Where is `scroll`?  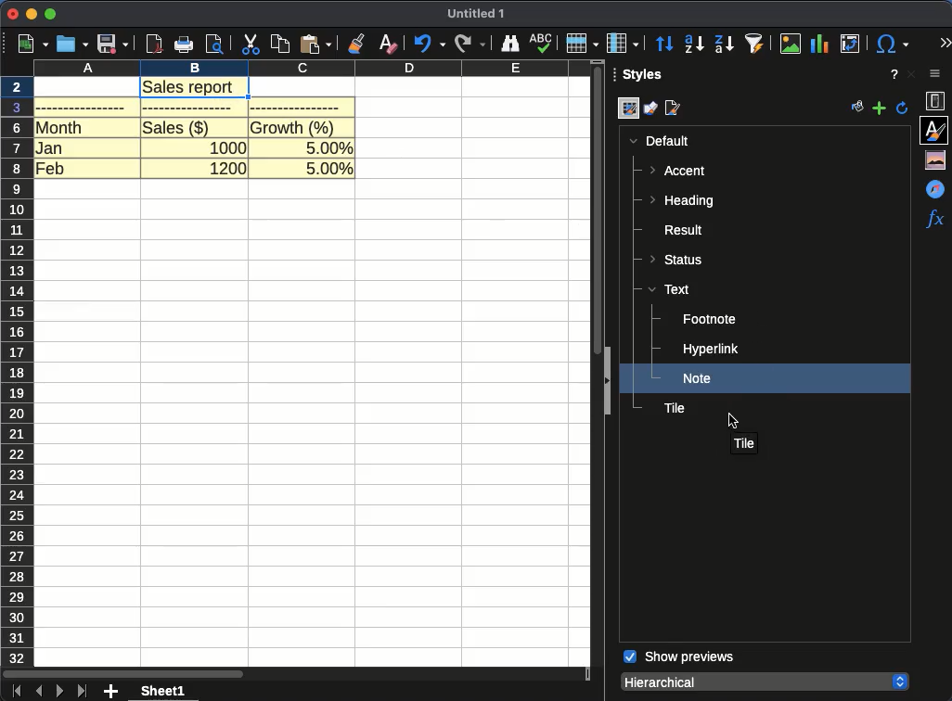 scroll is located at coordinates (295, 675).